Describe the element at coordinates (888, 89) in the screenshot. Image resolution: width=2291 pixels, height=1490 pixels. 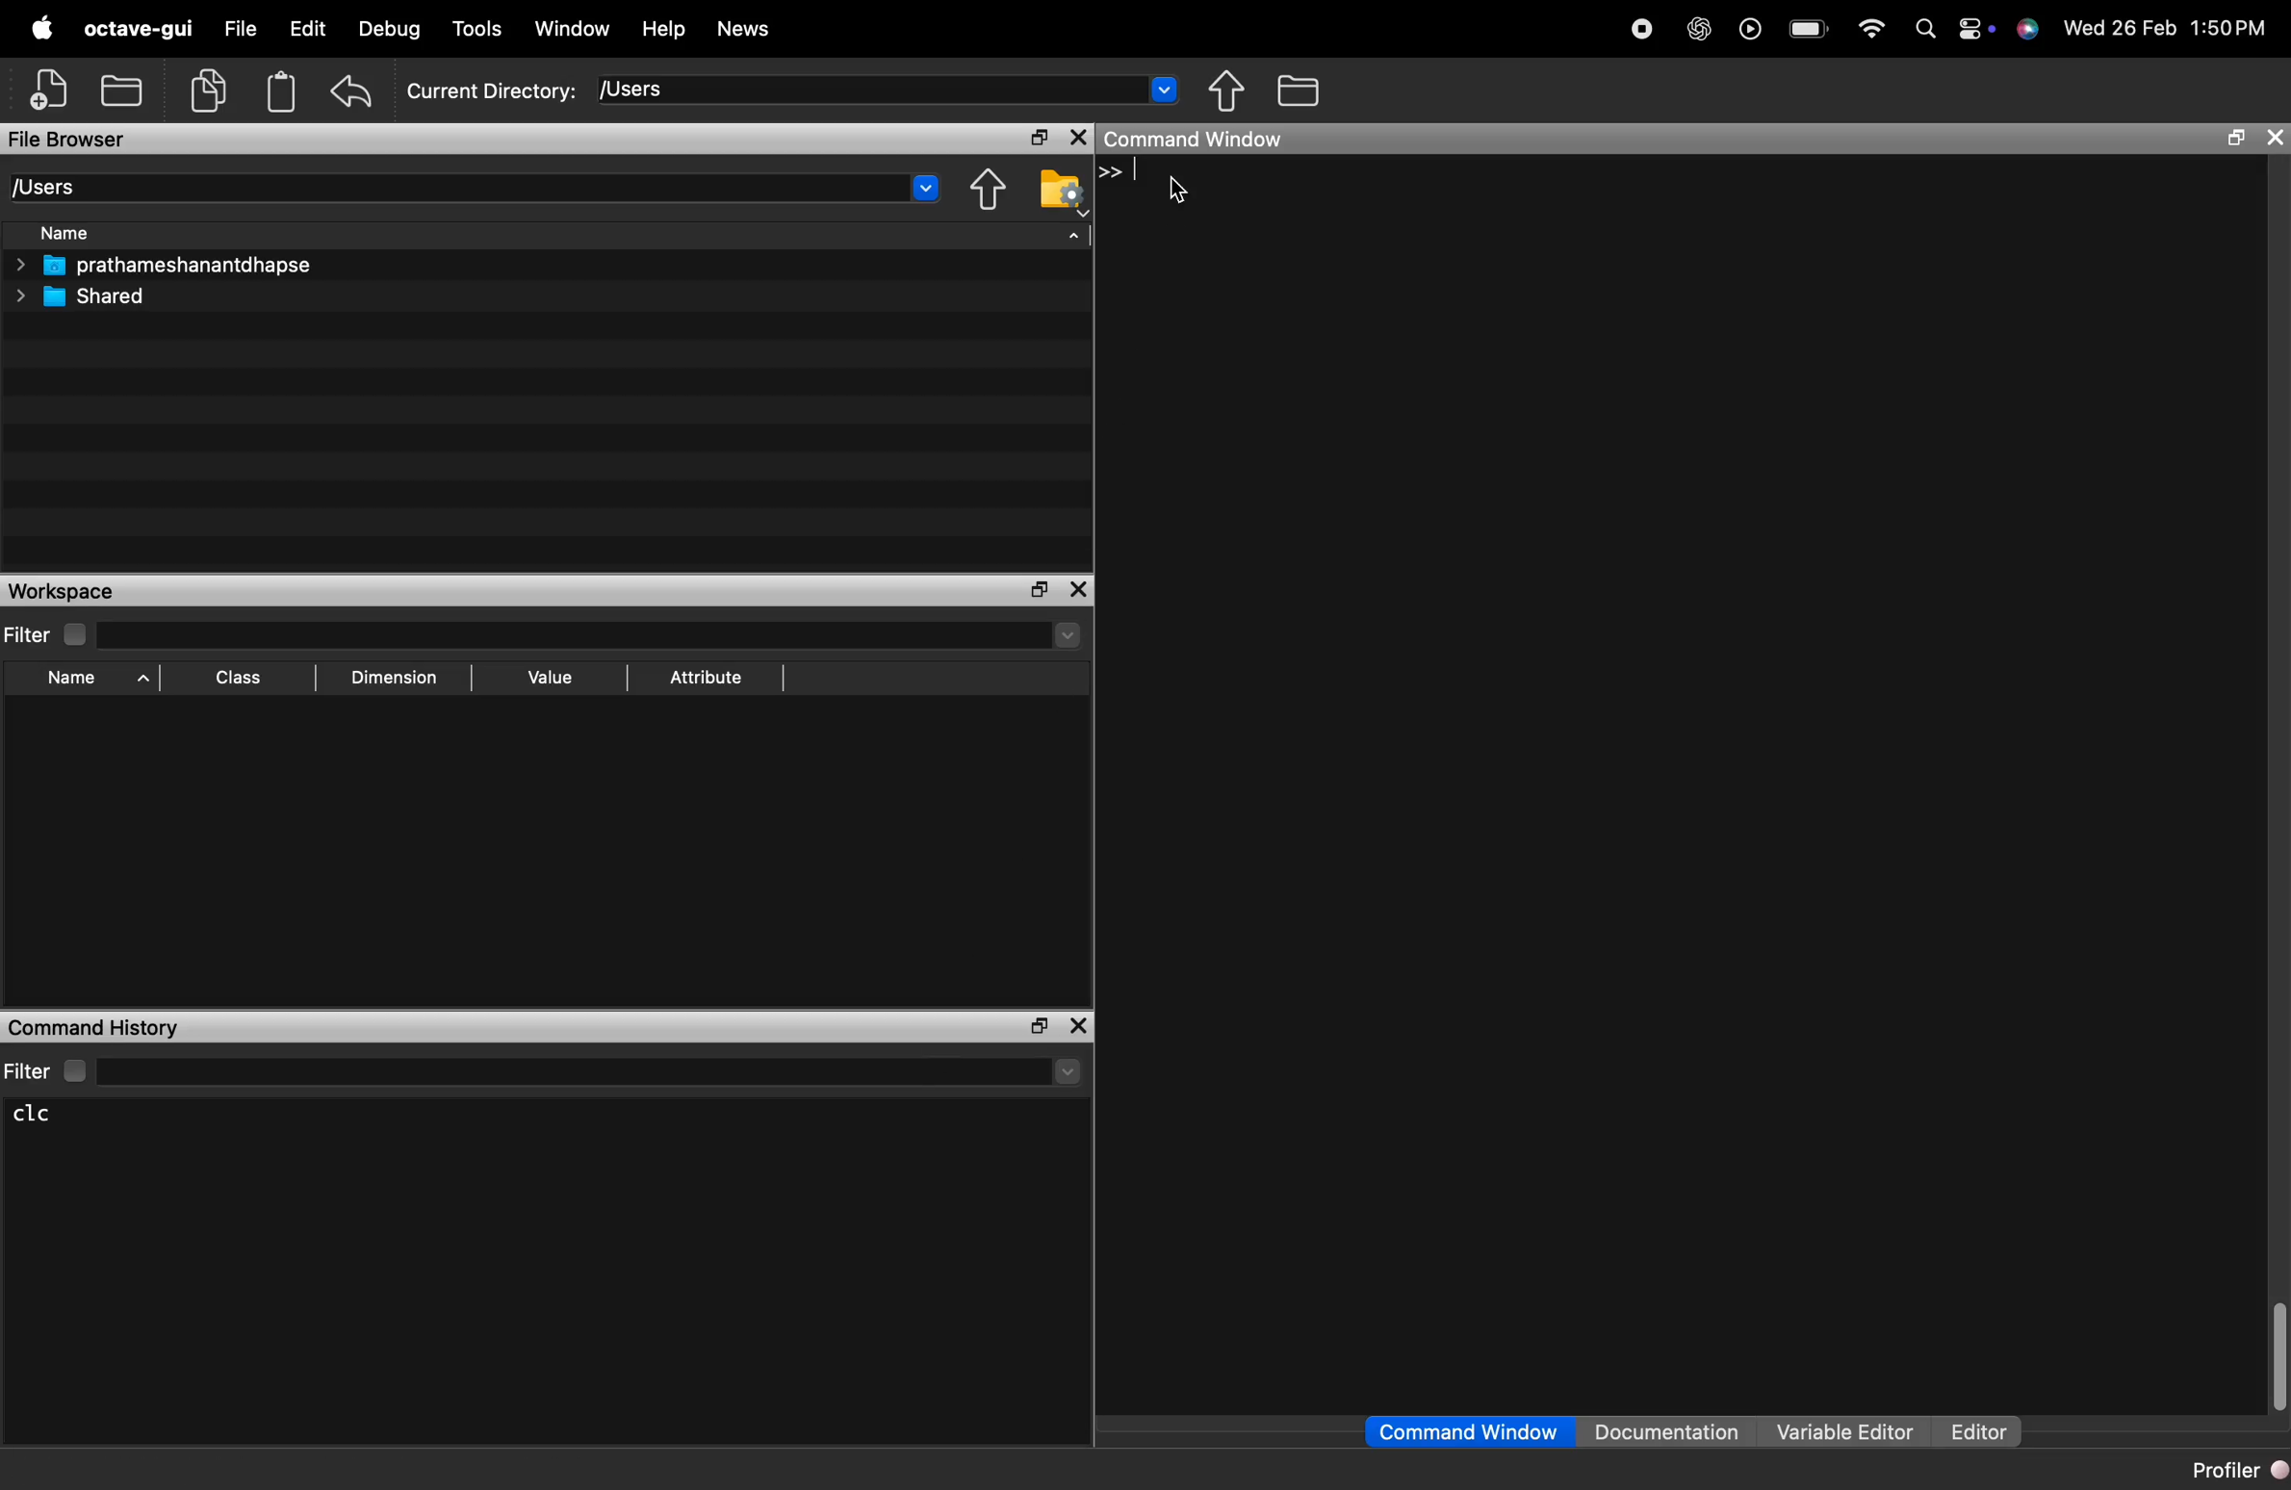
I see `/Users` at that location.